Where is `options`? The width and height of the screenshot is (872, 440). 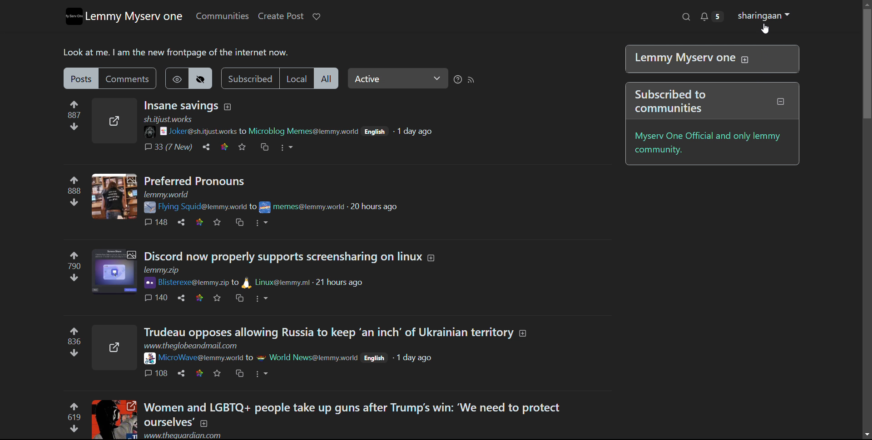
options is located at coordinates (286, 147).